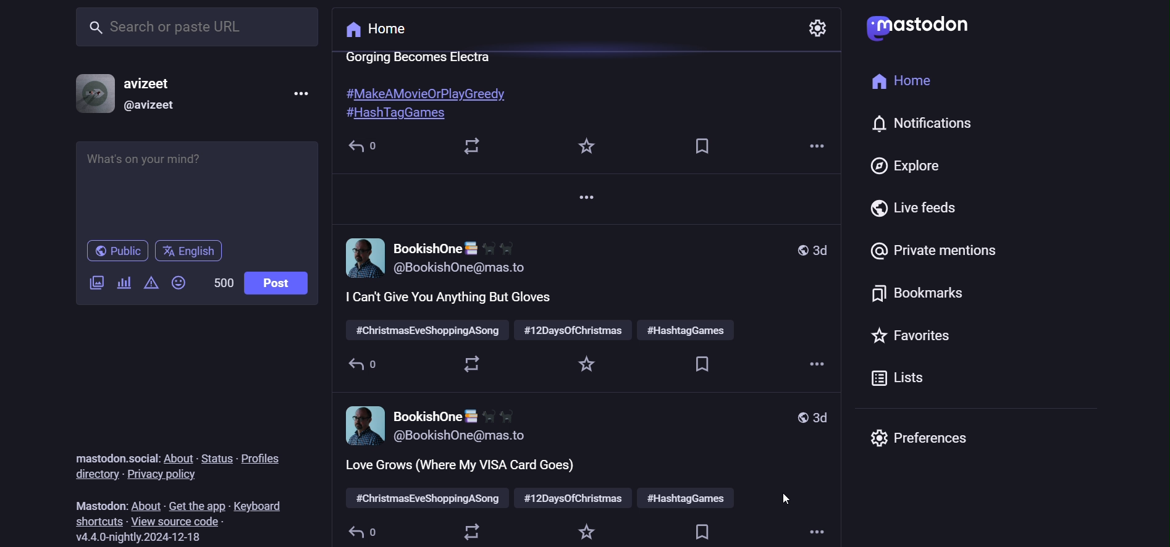  What do you see at coordinates (806, 418) in the screenshot?
I see `3d` at bounding box center [806, 418].